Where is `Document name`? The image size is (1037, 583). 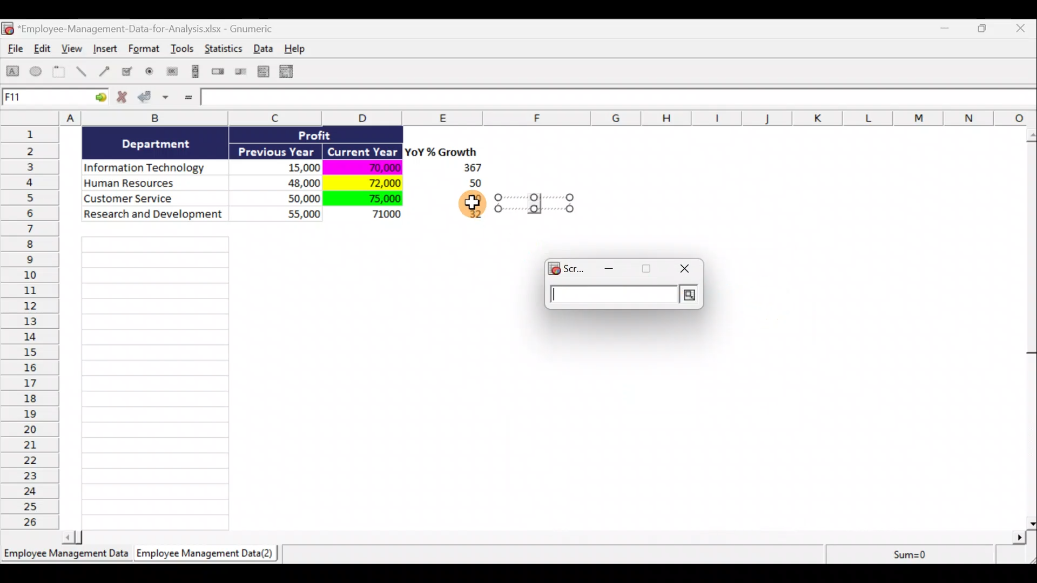
Document name is located at coordinates (143, 30).